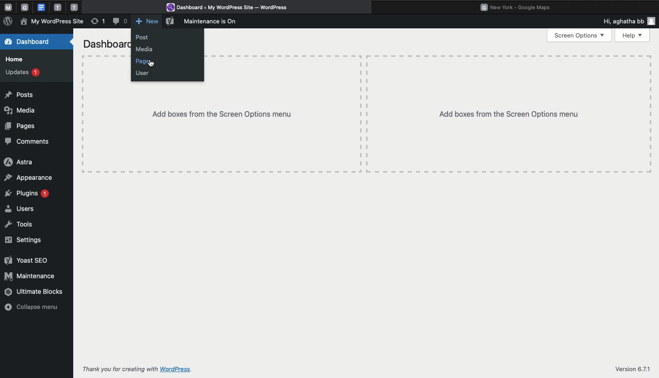  What do you see at coordinates (24, 127) in the screenshot?
I see `Pages` at bounding box center [24, 127].